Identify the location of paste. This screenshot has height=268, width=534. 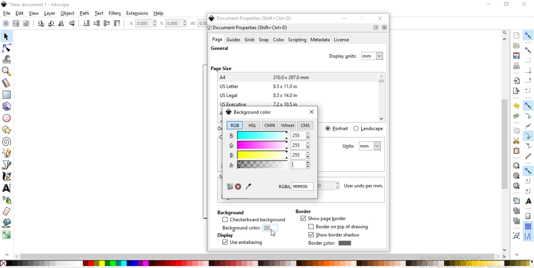
(516, 151).